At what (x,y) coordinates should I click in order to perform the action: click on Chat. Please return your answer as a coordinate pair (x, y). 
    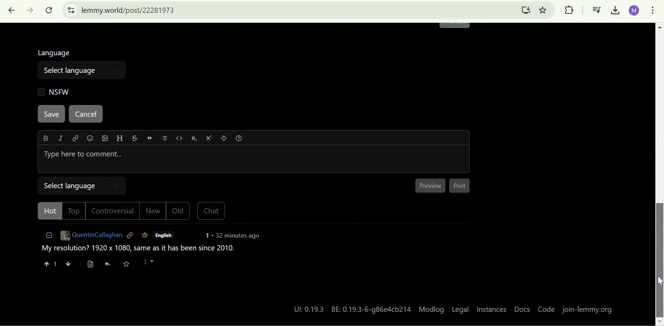
    Looking at the image, I should click on (211, 212).